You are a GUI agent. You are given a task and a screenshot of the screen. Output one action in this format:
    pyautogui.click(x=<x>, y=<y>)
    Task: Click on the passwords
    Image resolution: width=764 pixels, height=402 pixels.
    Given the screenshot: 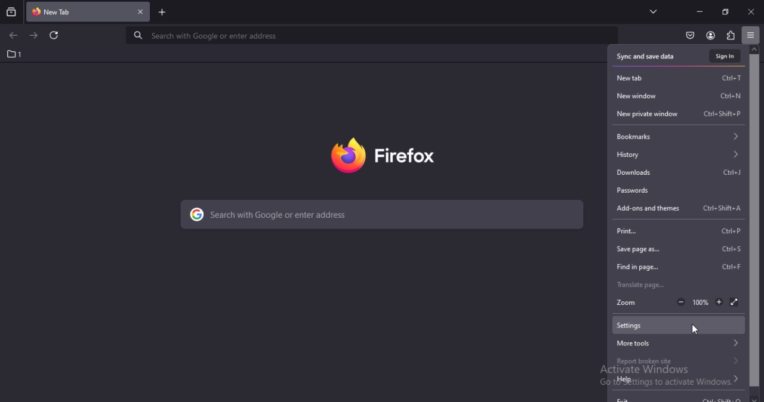 What is the action you would take?
    pyautogui.click(x=677, y=190)
    